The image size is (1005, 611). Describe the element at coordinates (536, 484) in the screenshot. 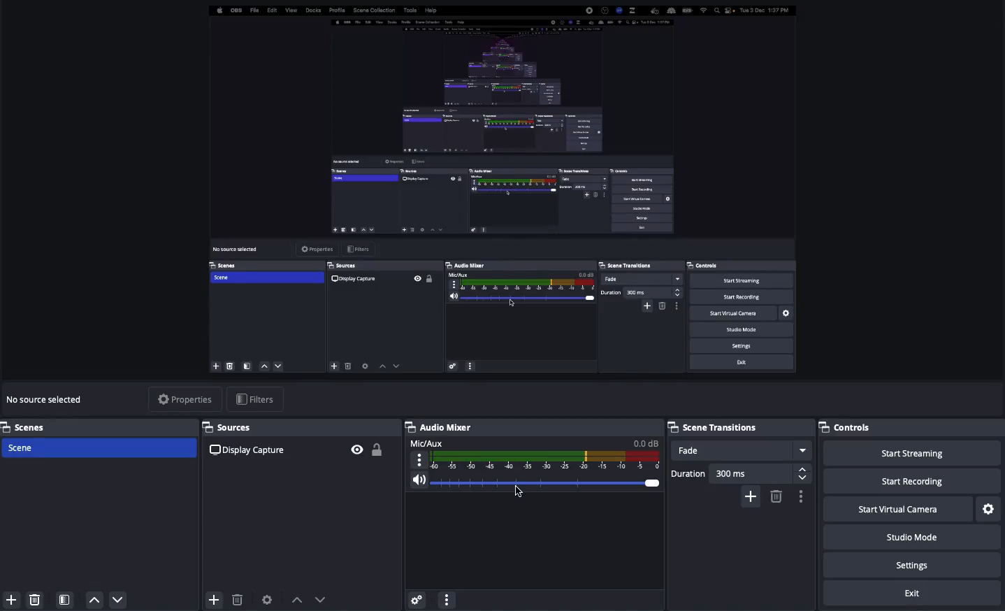

I see `Volume` at that location.